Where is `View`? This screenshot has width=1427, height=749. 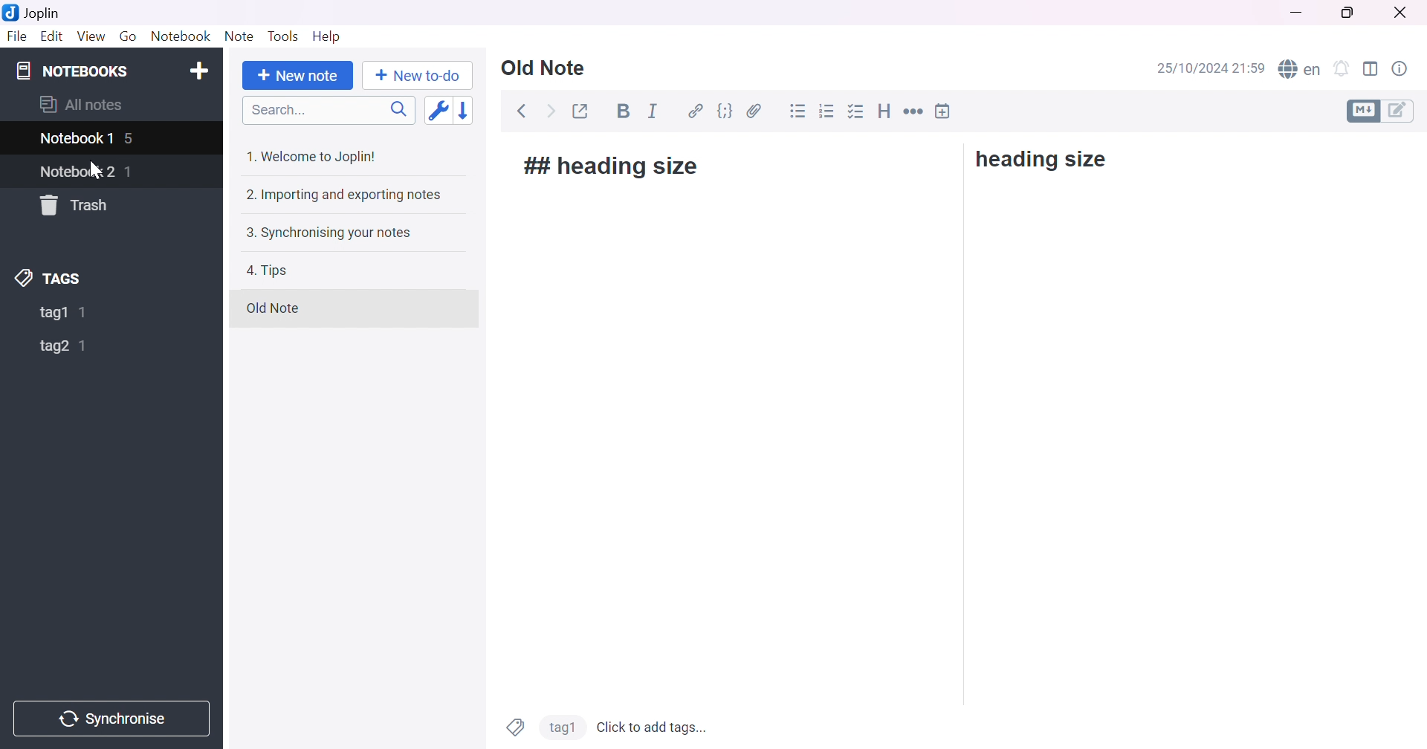 View is located at coordinates (92, 37).